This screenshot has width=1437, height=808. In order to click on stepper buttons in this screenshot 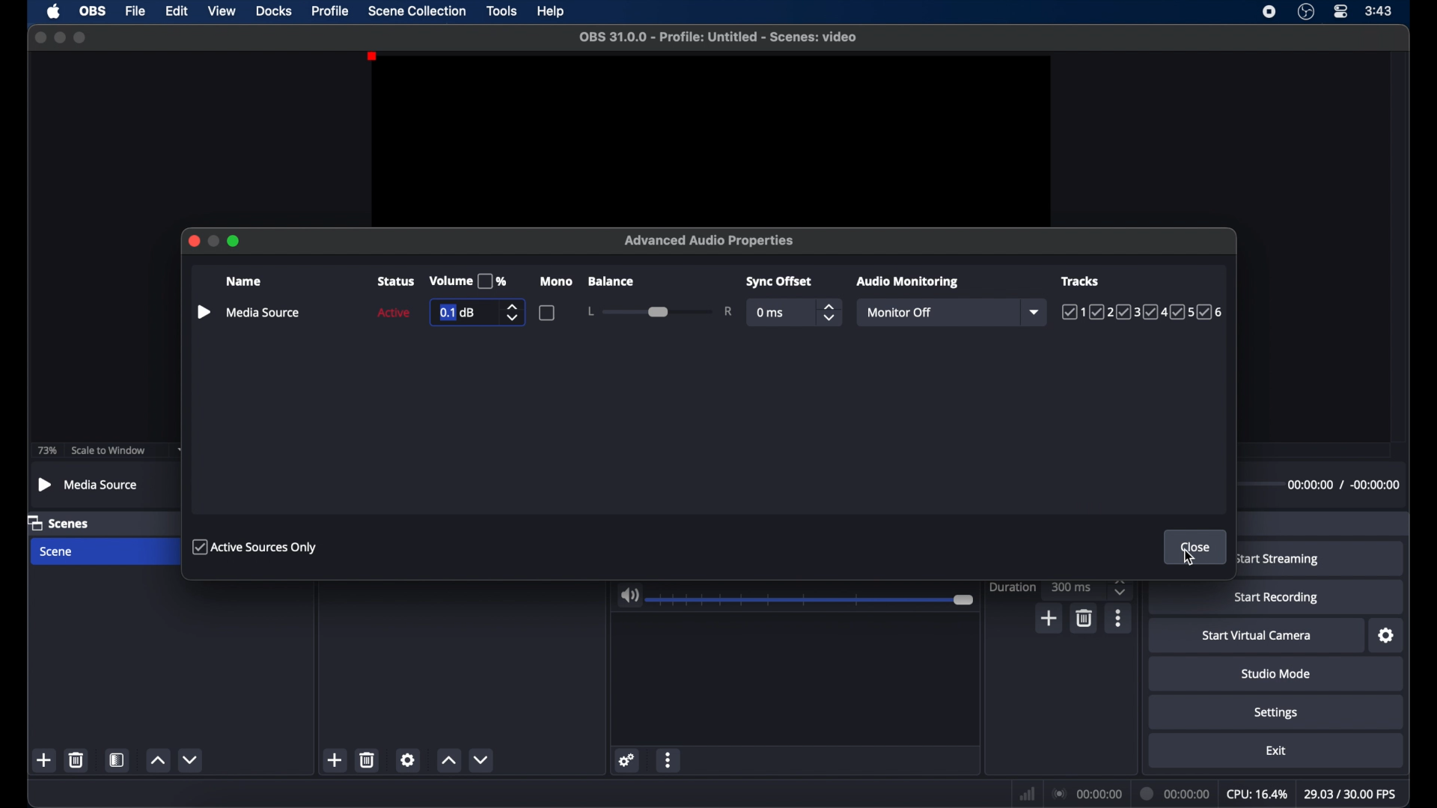, I will do `click(828, 312)`.